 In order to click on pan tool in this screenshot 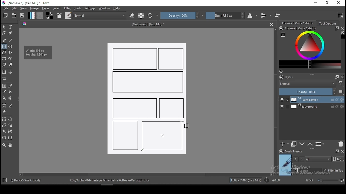, I will do `click(10, 145)`.